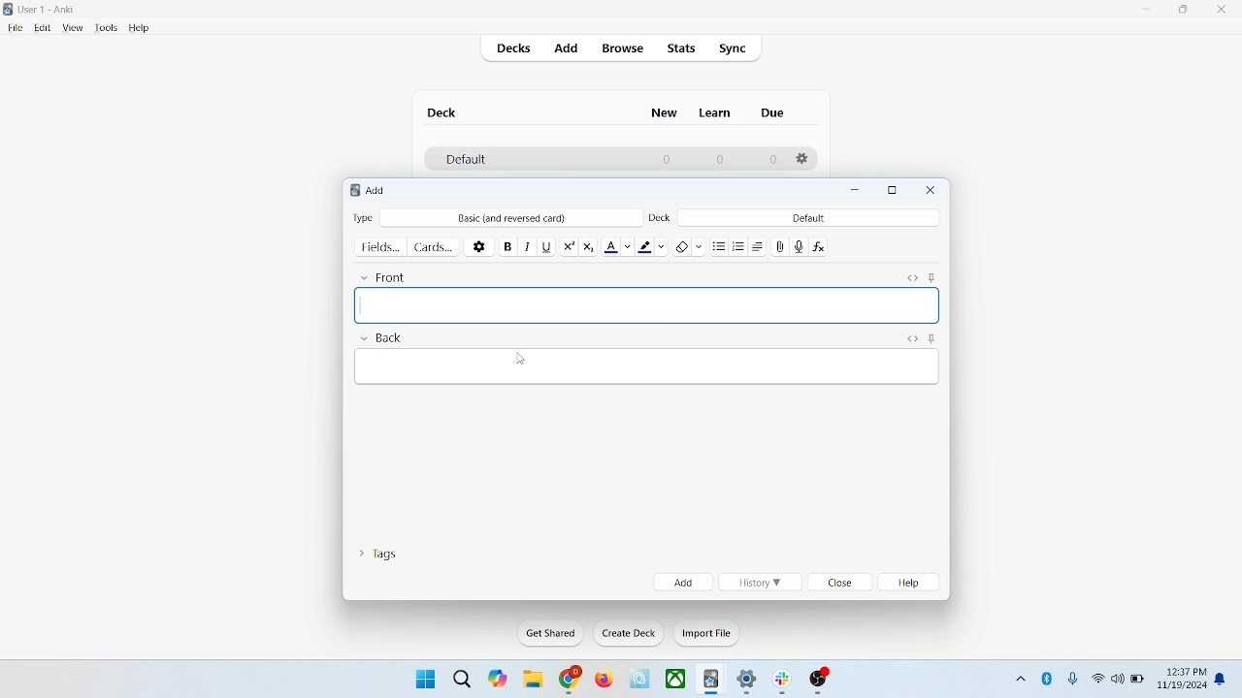 Image resolution: width=1242 pixels, height=698 pixels. I want to click on sync, so click(734, 49).